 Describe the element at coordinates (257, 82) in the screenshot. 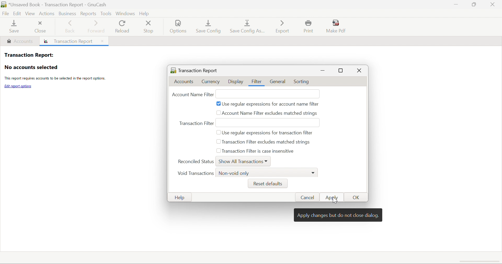

I see `Filter` at that location.